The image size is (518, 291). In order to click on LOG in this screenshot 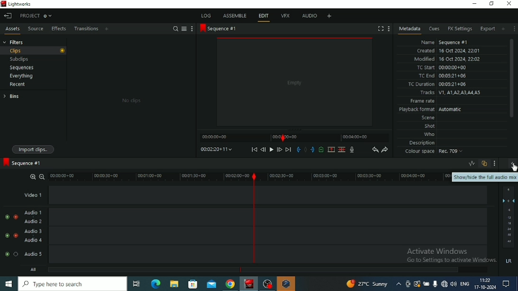, I will do `click(206, 15)`.